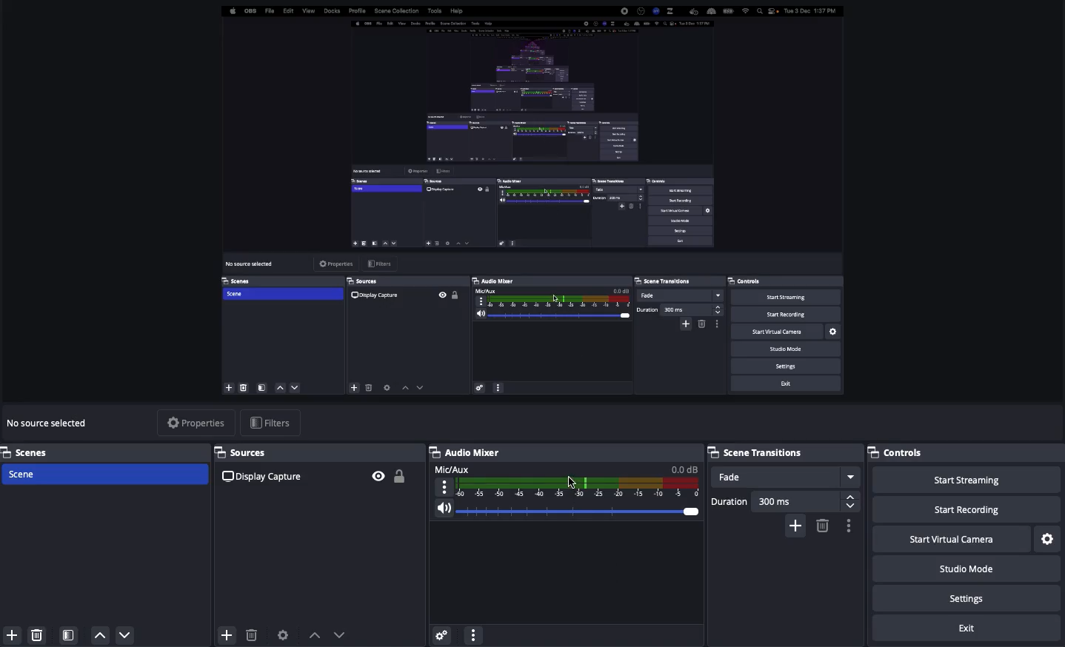  Describe the element at coordinates (126, 637) in the screenshot. I see `Down` at that location.